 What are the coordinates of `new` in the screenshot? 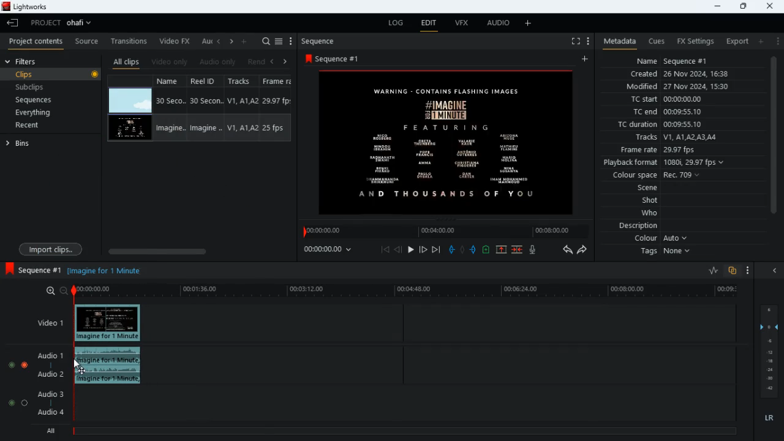 It's located at (488, 251).